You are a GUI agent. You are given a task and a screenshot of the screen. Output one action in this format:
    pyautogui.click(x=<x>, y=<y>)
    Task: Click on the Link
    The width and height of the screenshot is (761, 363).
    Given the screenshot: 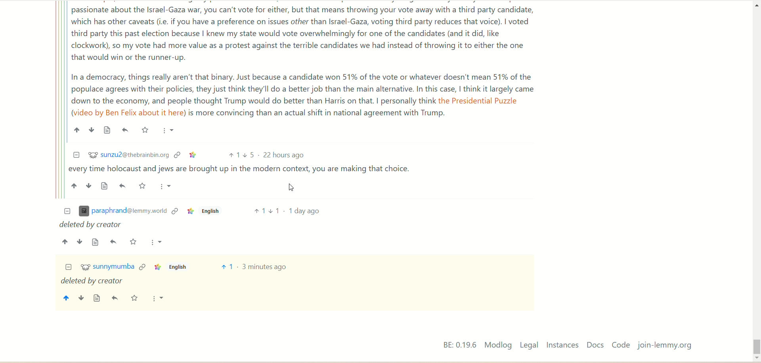 What is the action you would take?
    pyautogui.click(x=157, y=267)
    